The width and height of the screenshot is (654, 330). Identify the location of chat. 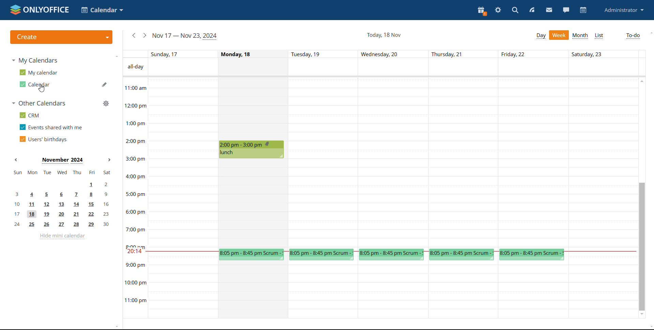
(567, 10).